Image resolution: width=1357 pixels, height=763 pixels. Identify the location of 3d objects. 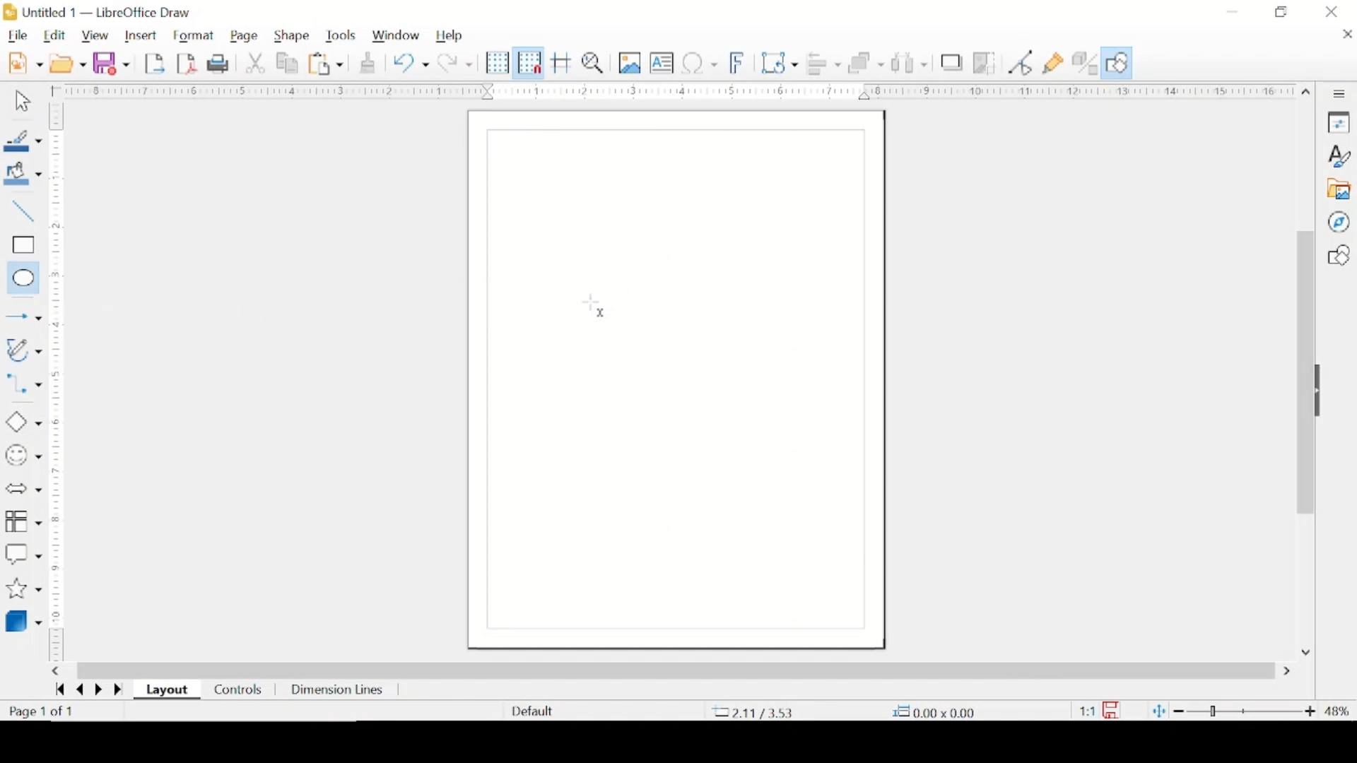
(26, 620).